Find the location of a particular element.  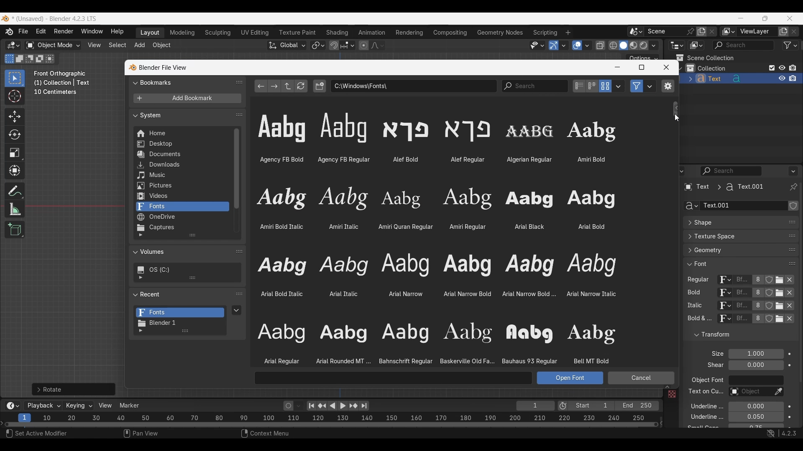

Object menu is located at coordinates (162, 46).